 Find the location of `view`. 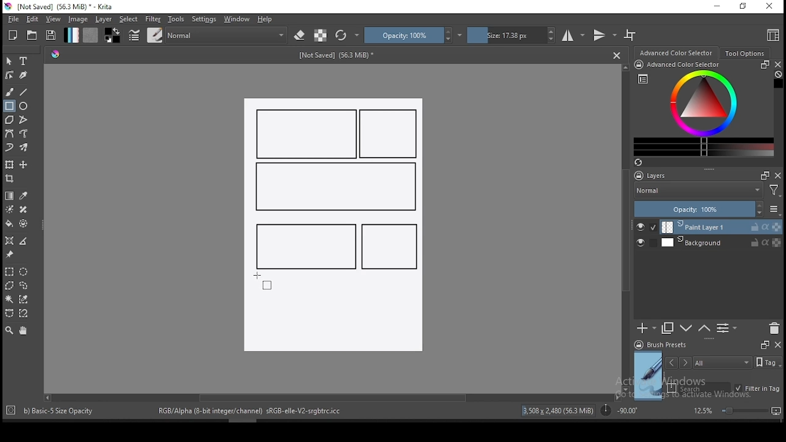

view is located at coordinates (53, 19).